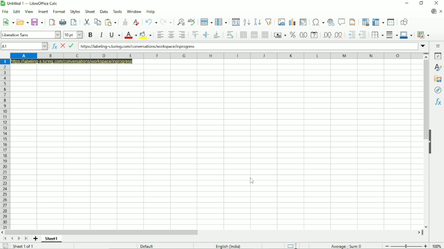  Describe the element at coordinates (439, 45) in the screenshot. I see `Sidebar settings` at that location.